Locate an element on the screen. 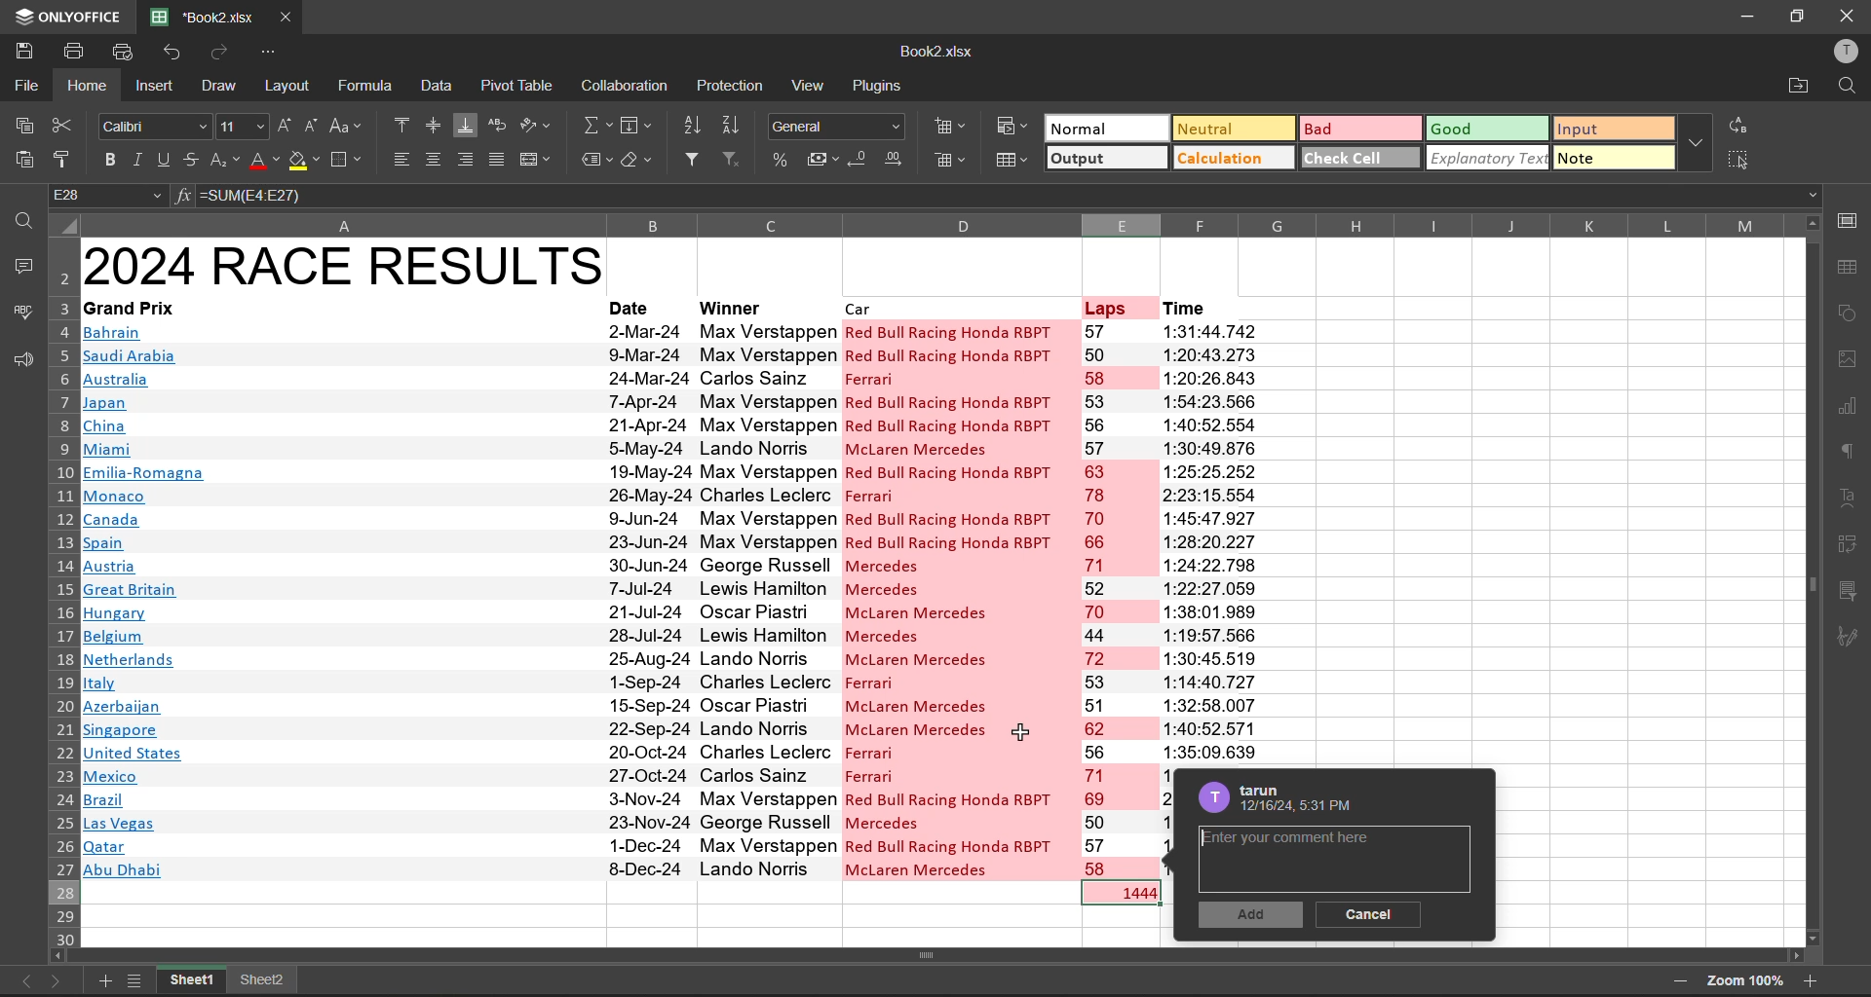 The width and height of the screenshot is (1871, 997). align top is located at coordinates (401, 124).